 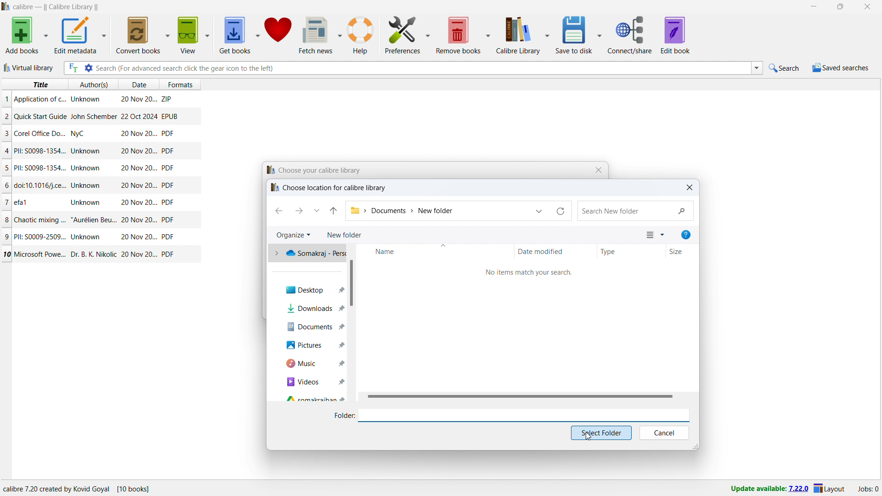 I want to click on previous locations, so click(x=539, y=211).